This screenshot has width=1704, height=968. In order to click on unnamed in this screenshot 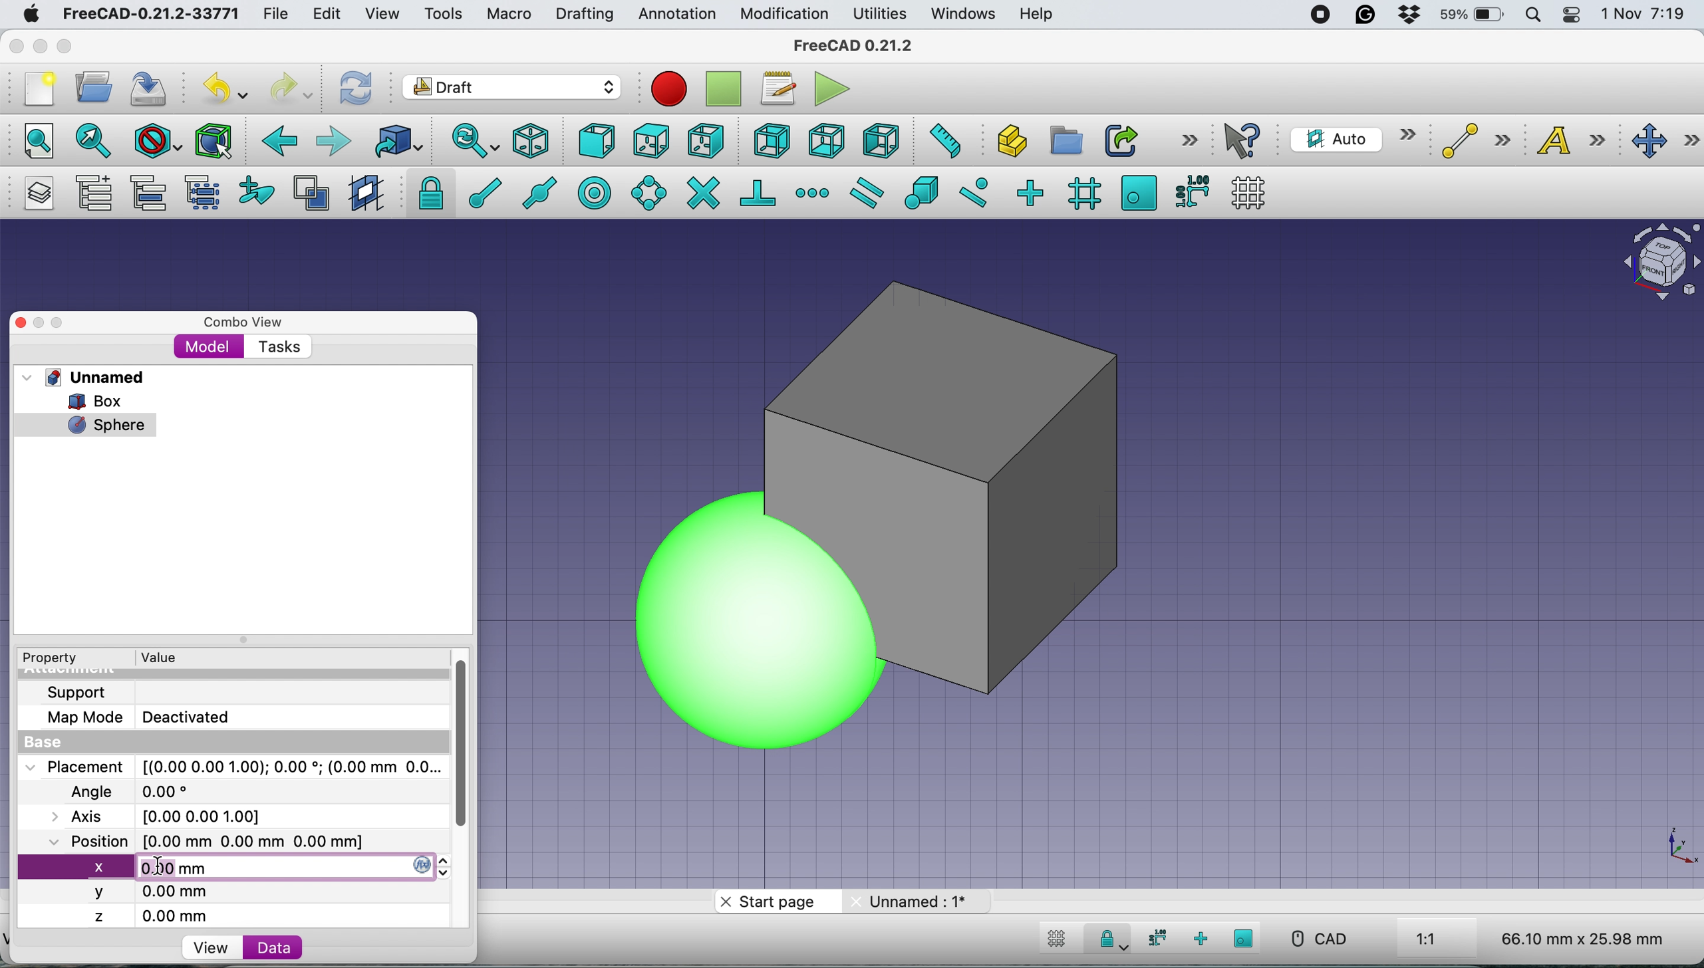, I will do `click(88, 377)`.